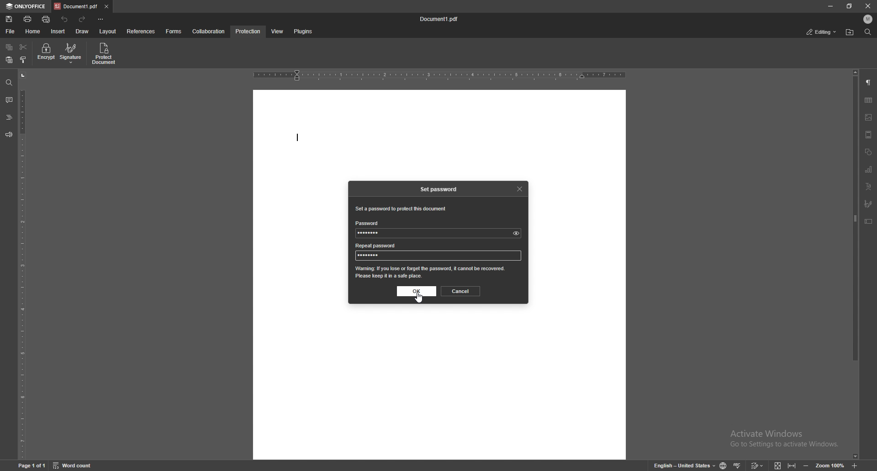 This screenshot has width=877, height=471. Describe the element at coordinates (106, 6) in the screenshot. I see `close tab` at that location.